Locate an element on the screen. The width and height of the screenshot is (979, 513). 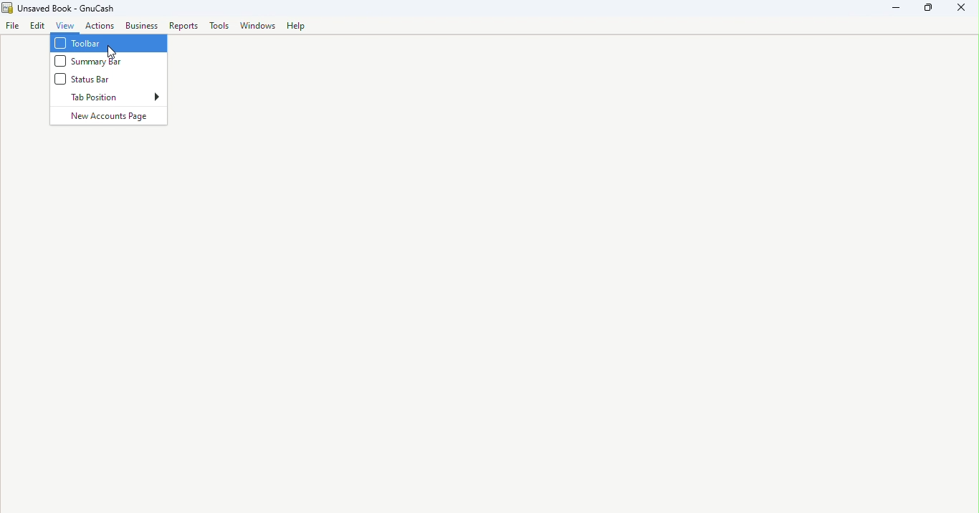
Business is located at coordinates (143, 27).